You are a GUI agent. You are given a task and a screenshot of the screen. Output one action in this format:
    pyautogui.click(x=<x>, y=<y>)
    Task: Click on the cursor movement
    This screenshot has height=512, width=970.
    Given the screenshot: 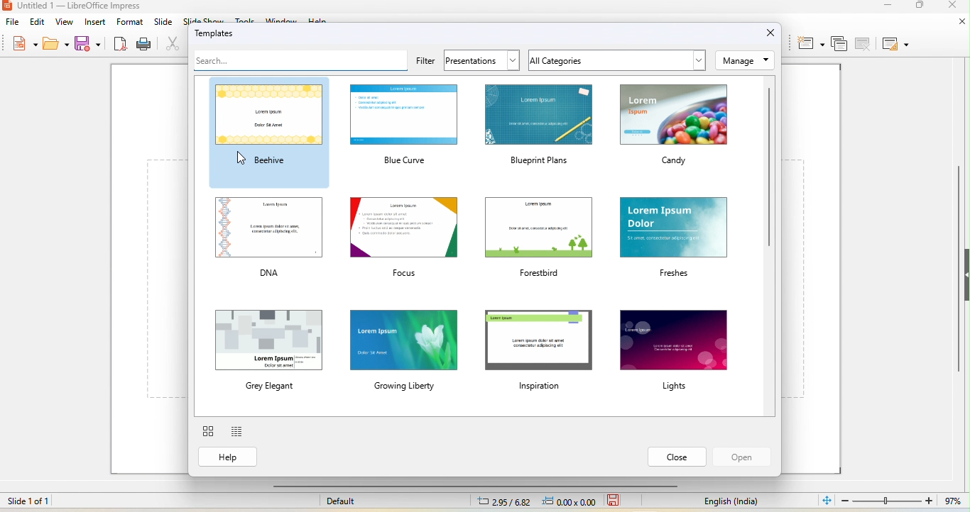 What is the action you would take?
    pyautogui.click(x=241, y=158)
    